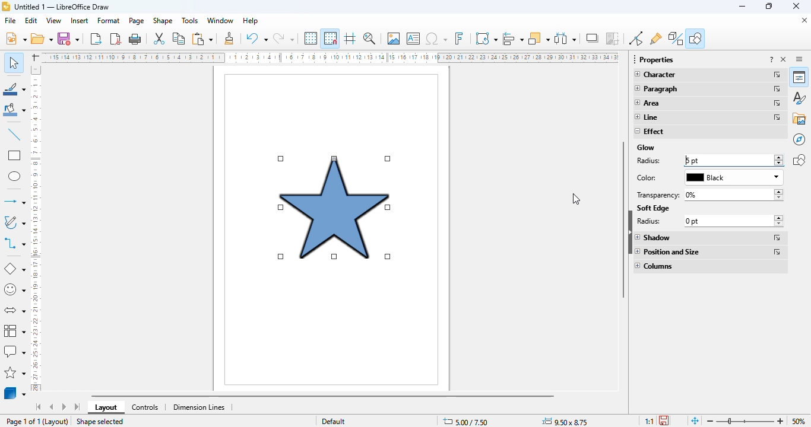  What do you see at coordinates (23, 421) in the screenshot?
I see `page 1 of 1` at bounding box center [23, 421].